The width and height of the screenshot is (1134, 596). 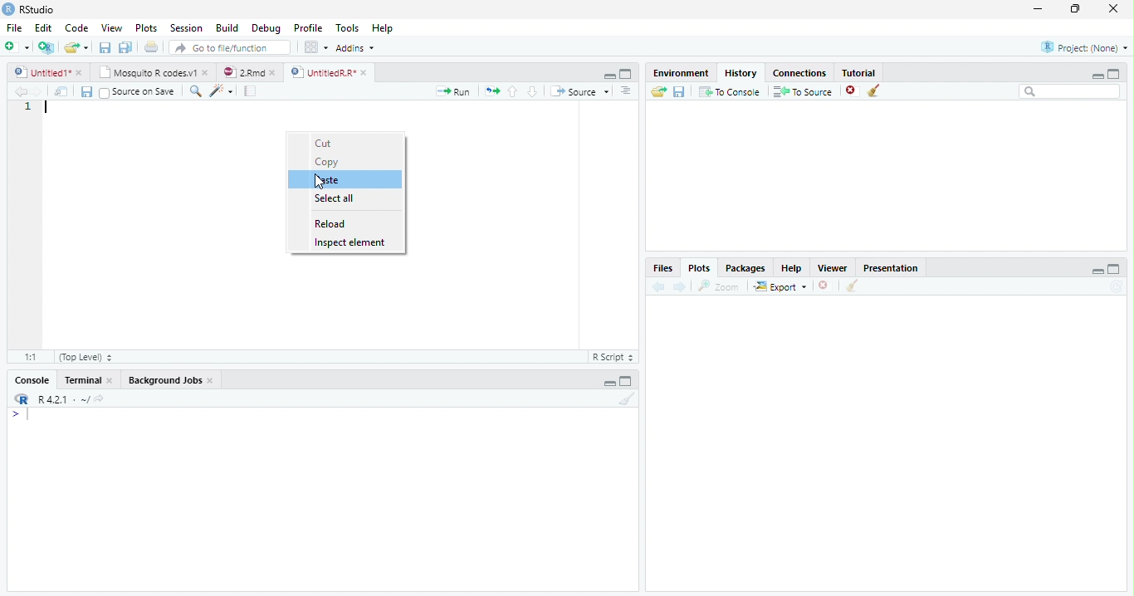 What do you see at coordinates (533, 92) in the screenshot?
I see `Down` at bounding box center [533, 92].